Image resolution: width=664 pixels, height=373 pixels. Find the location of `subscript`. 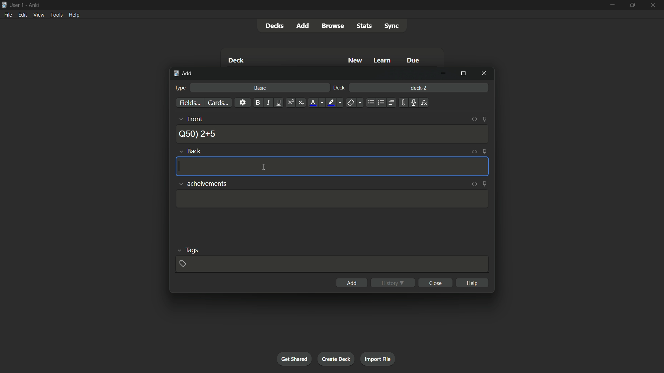

subscript is located at coordinates (301, 103).